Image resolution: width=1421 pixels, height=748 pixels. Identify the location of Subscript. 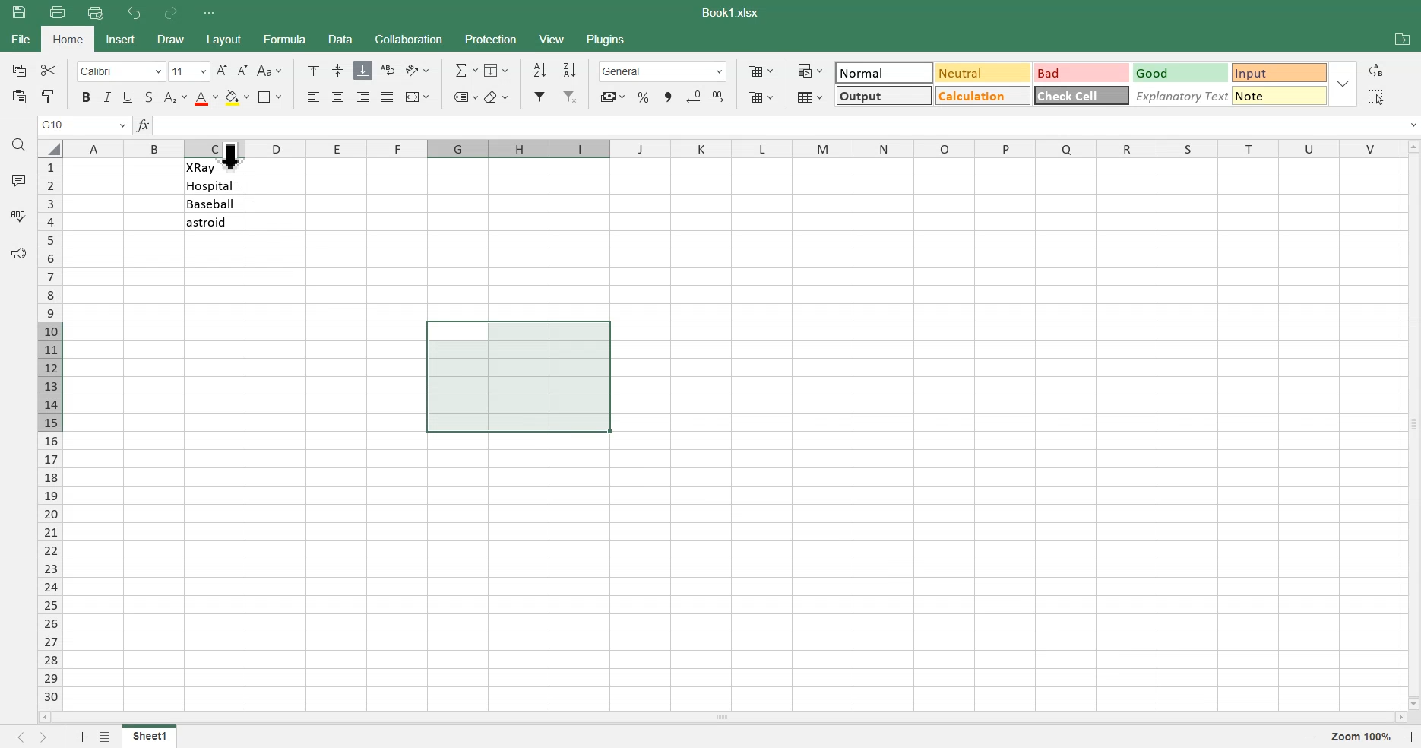
(175, 97).